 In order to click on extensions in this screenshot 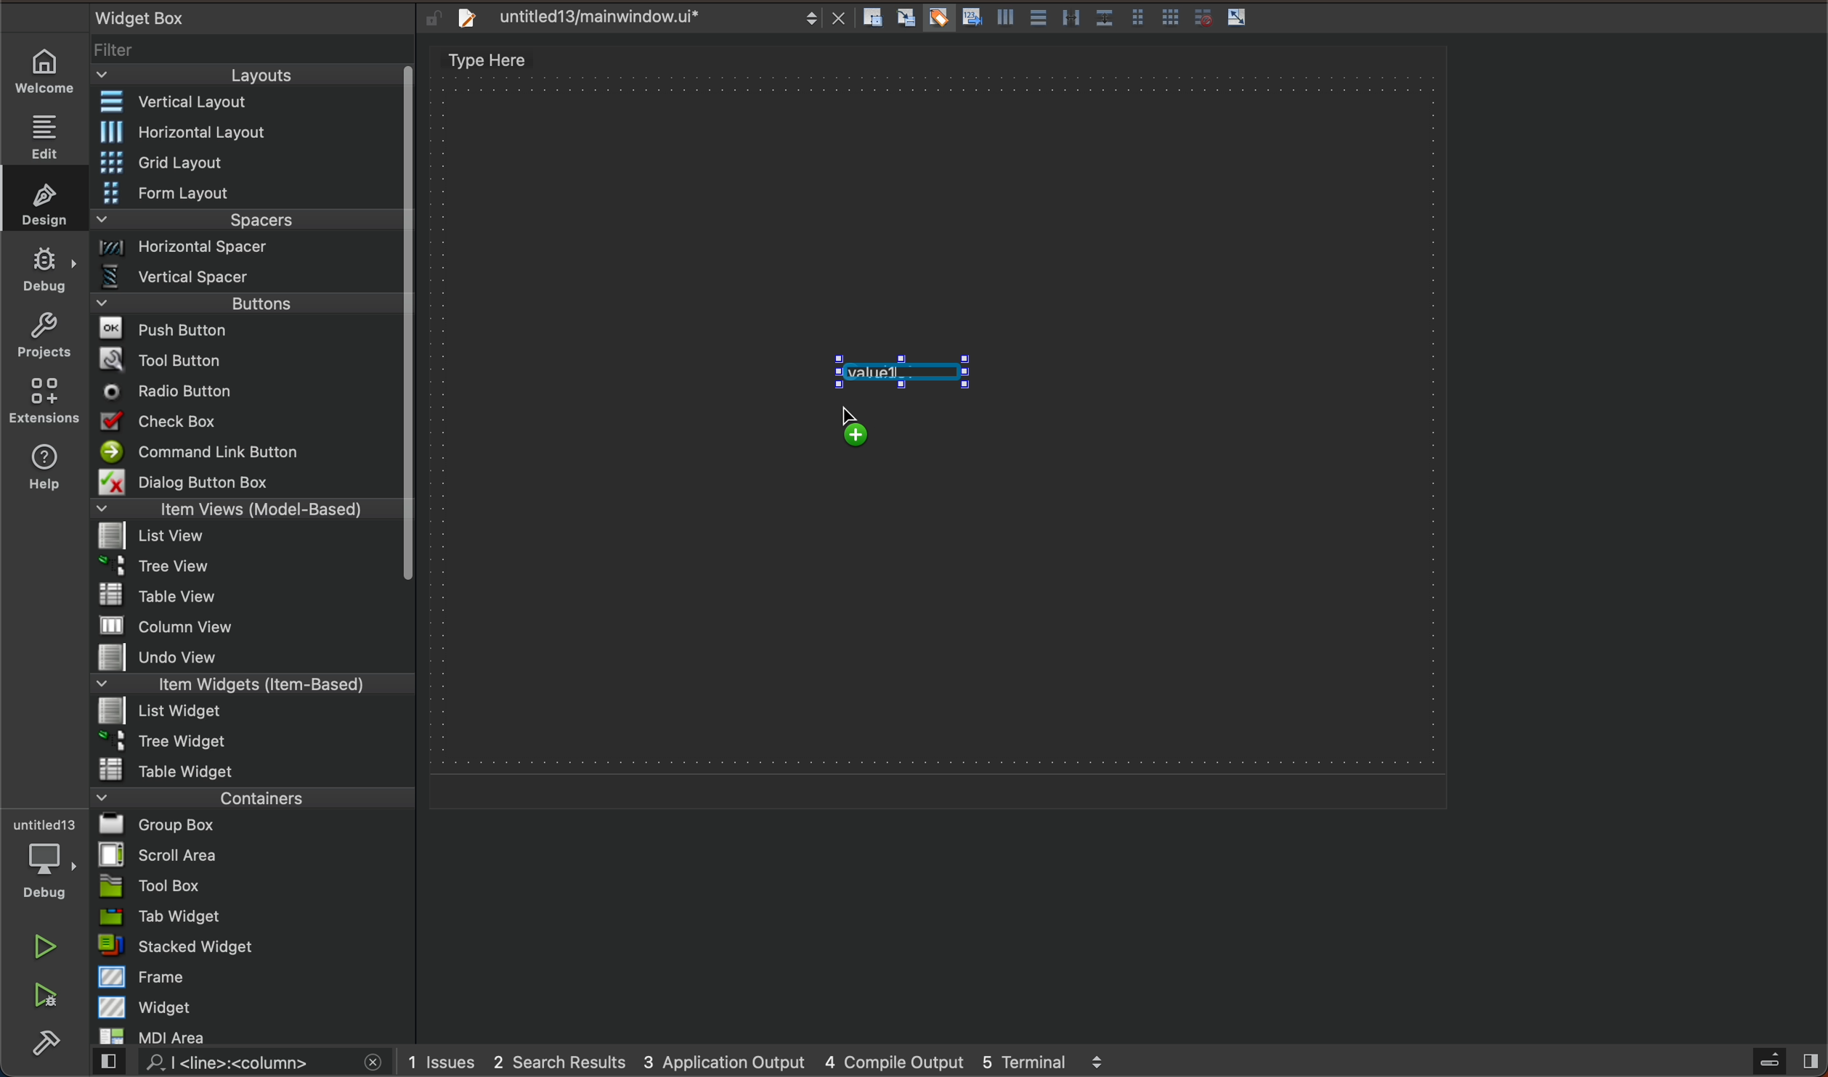, I will do `click(43, 400)`.